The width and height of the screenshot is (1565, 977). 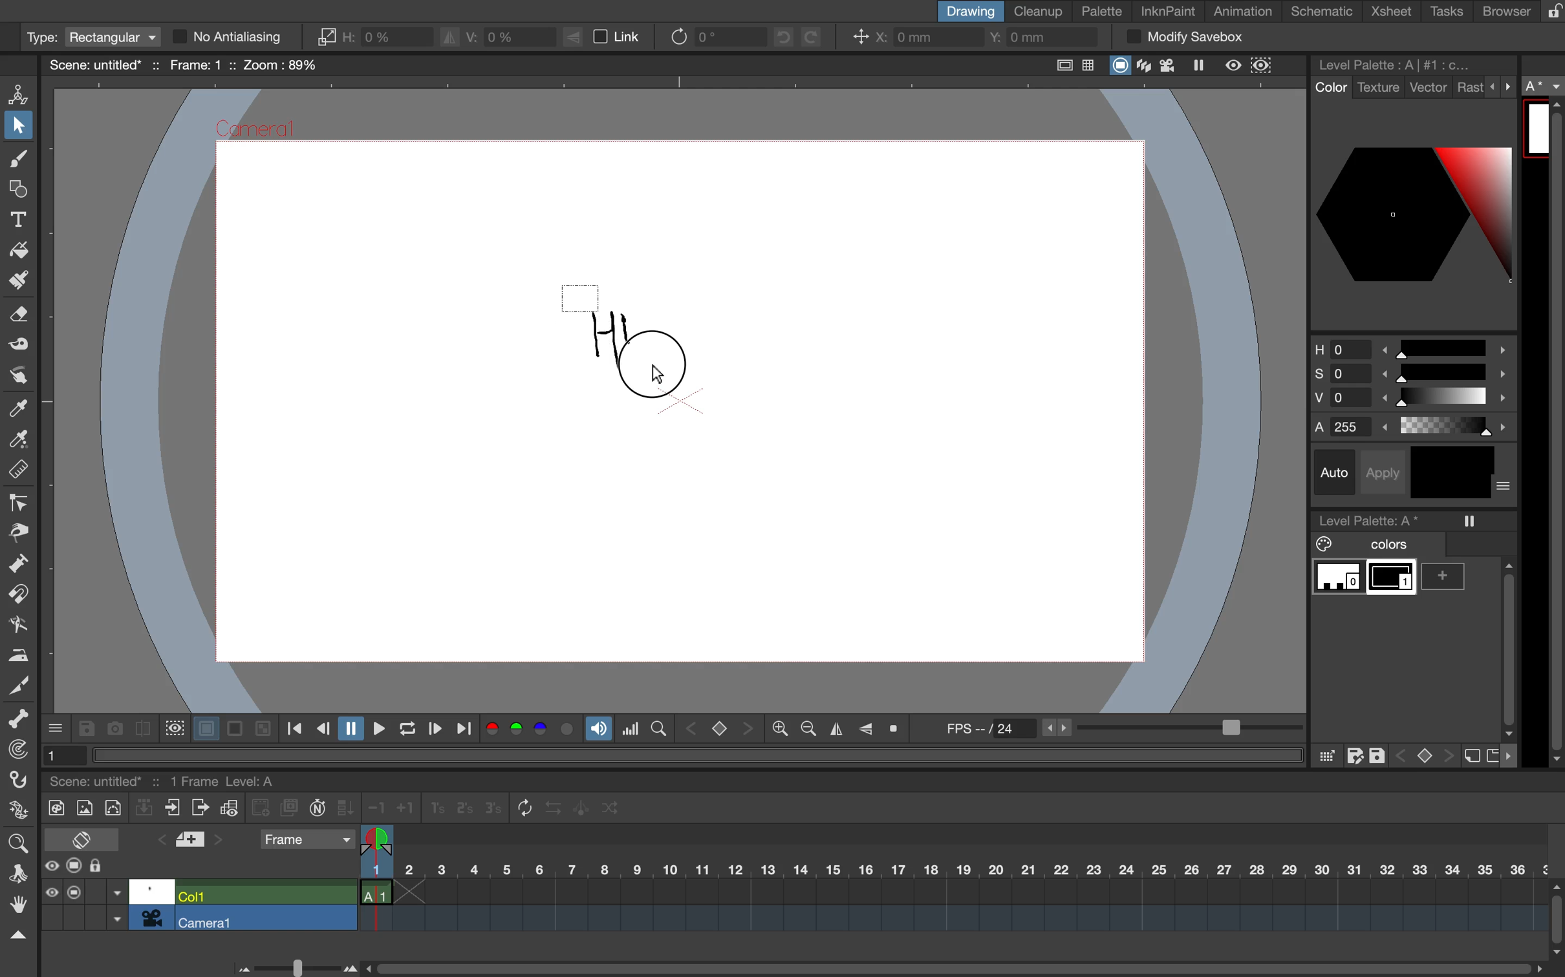 What do you see at coordinates (17, 841) in the screenshot?
I see `zoom tool` at bounding box center [17, 841].